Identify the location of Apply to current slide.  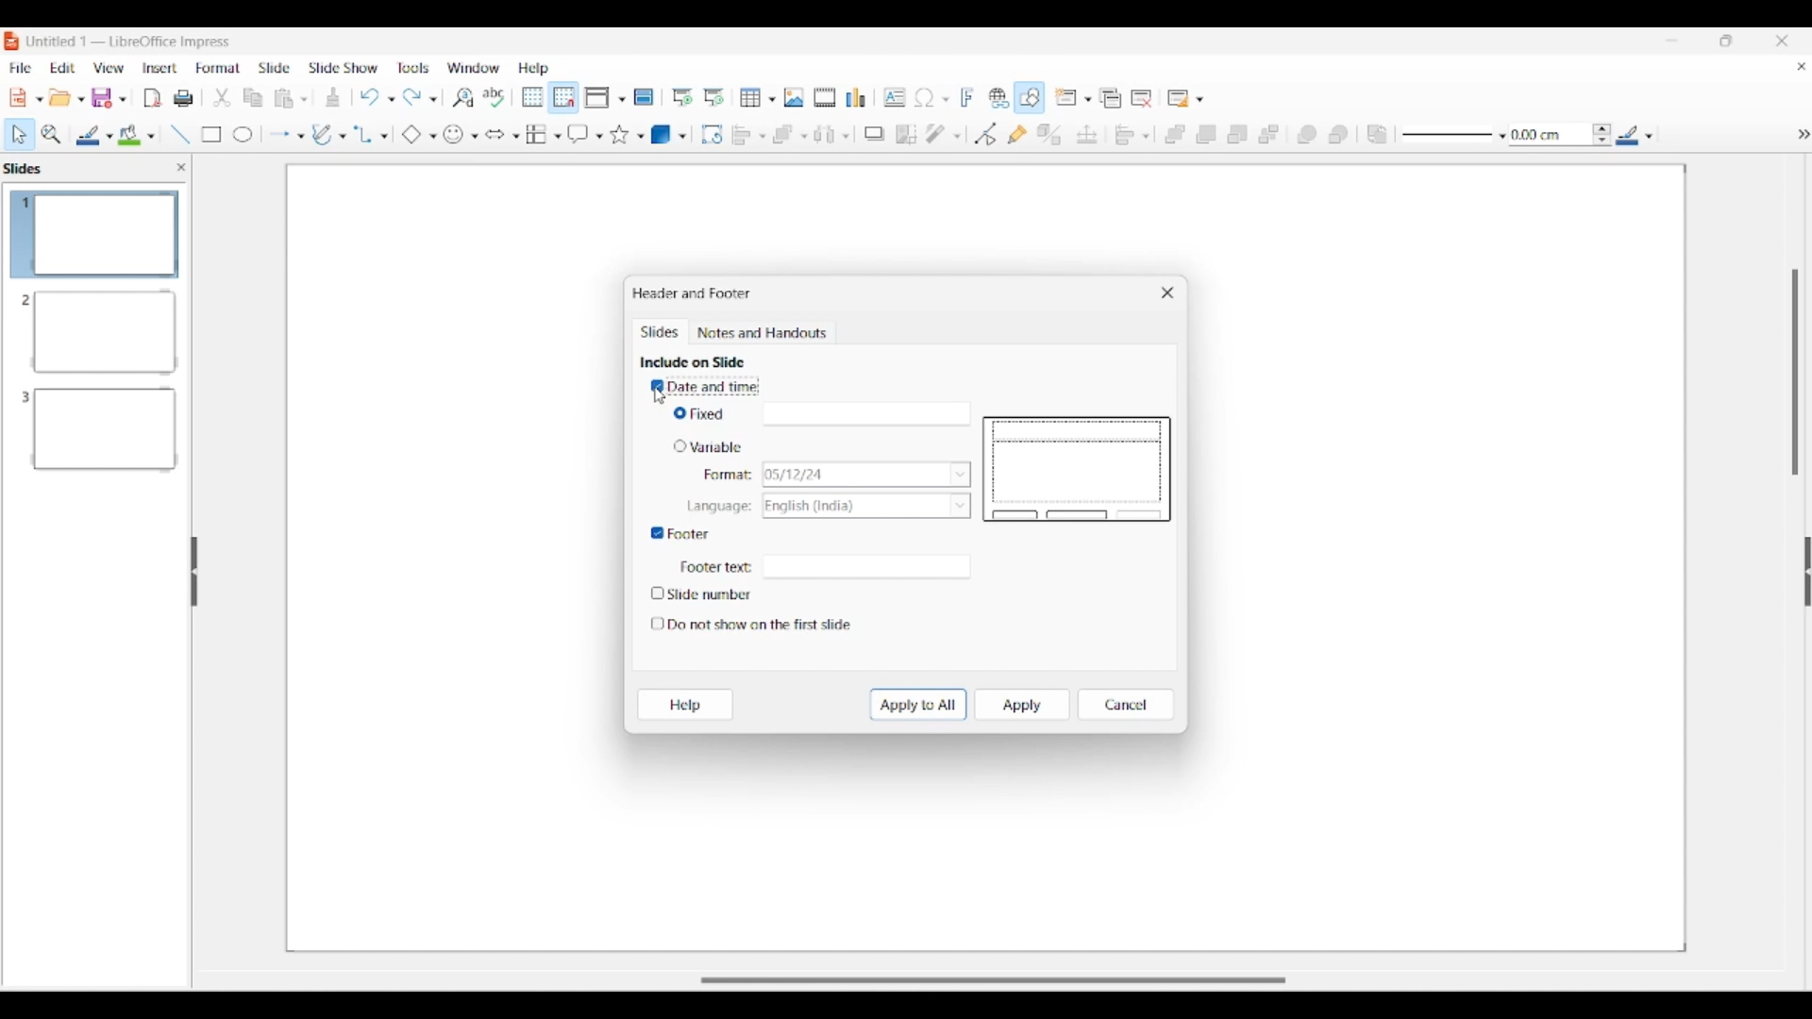
(1023, 705).